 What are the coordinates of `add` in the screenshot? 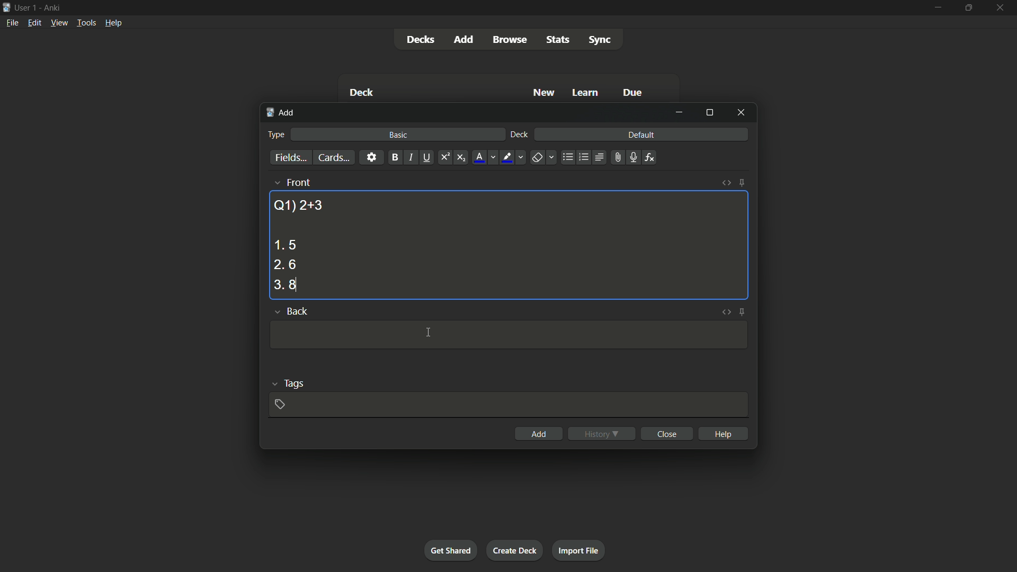 It's located at (539, 434).